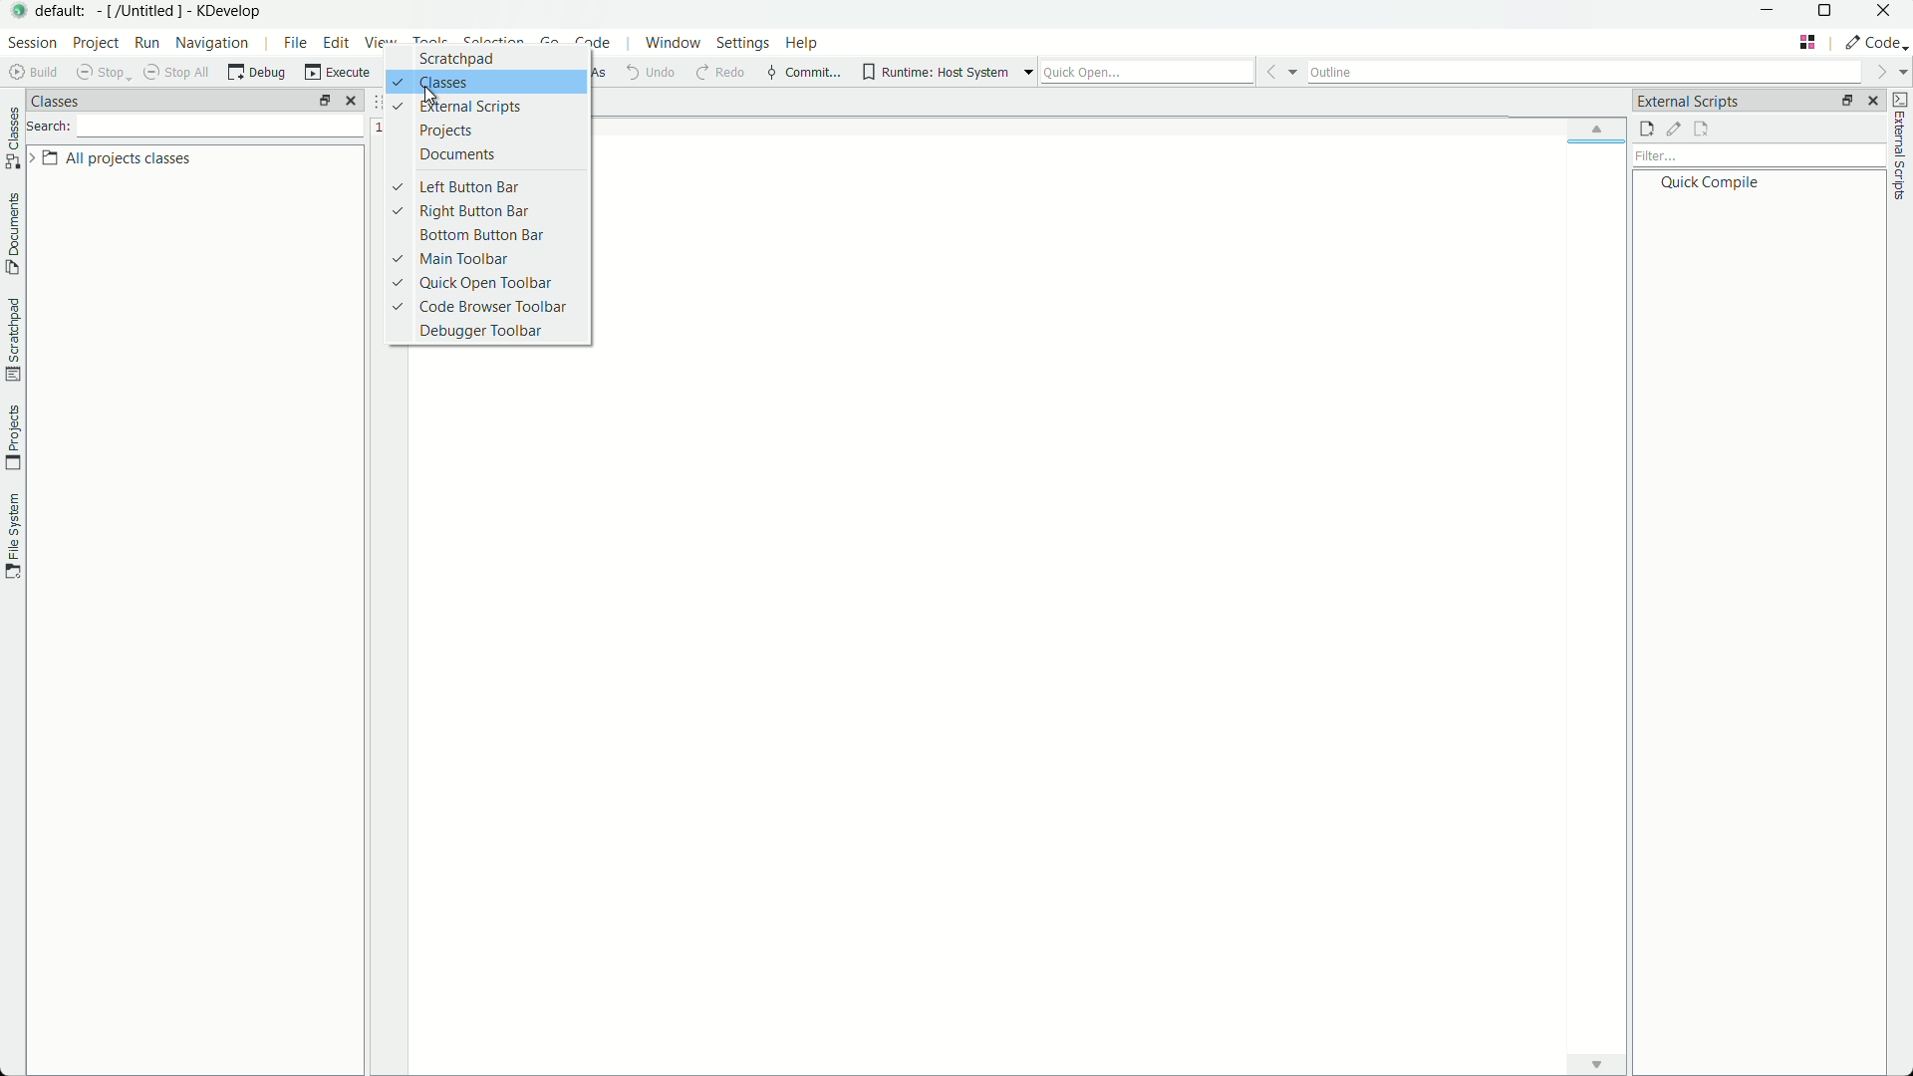 The height and width of the screenshot is (1076, 1913). Describe the element at coordinates (356, 103) in the screenshot. I see `close pane` at that location.